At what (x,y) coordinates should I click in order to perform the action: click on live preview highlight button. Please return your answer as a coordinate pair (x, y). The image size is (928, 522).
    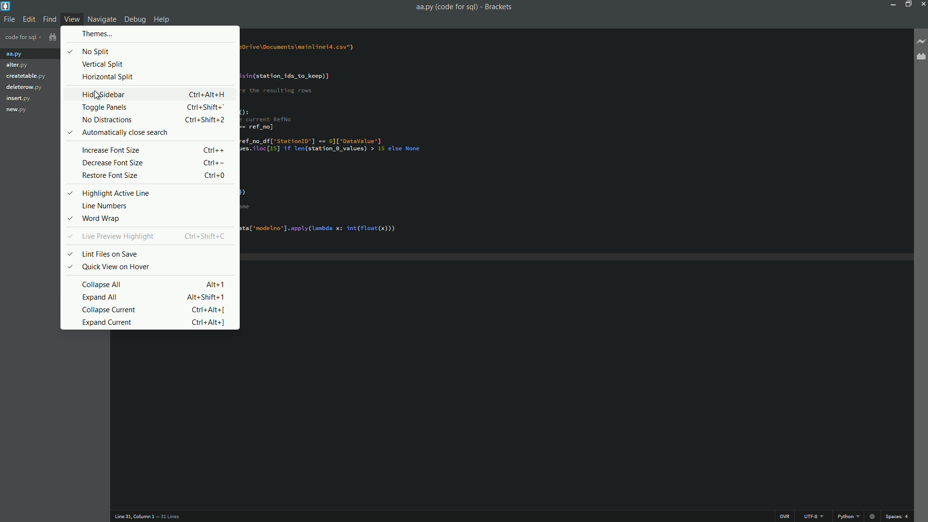
    Looking at the image, I should click on (119, 236).